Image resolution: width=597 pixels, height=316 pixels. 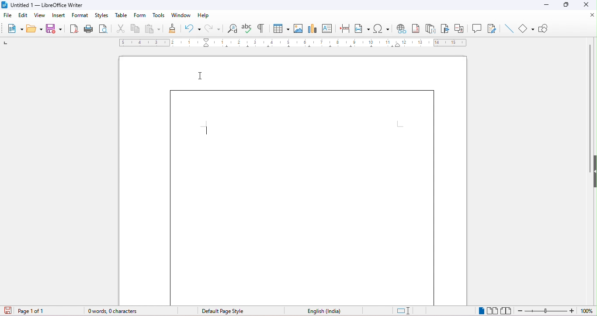 What do you see at coordinates (298, 28) in the screenshot?
I see `insert image` at bounding box center [298, 28].